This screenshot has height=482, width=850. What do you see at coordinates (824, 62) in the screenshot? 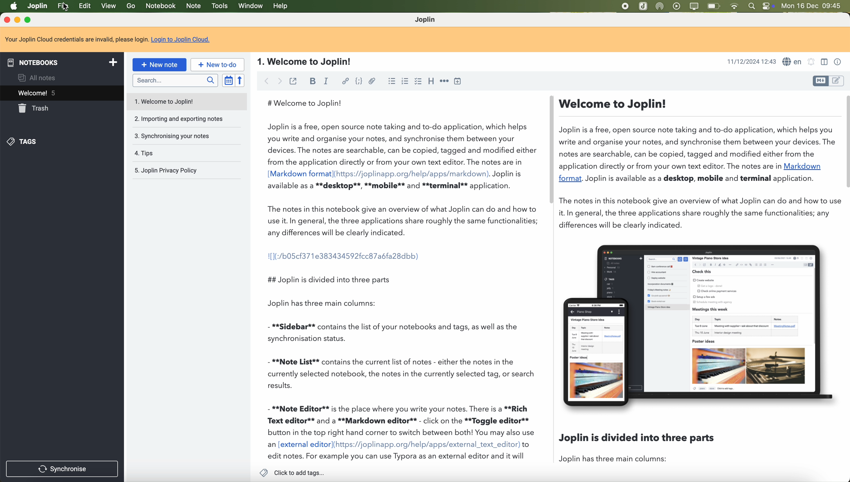
I see `toggle editors layout` at bounding box center [824, 62].